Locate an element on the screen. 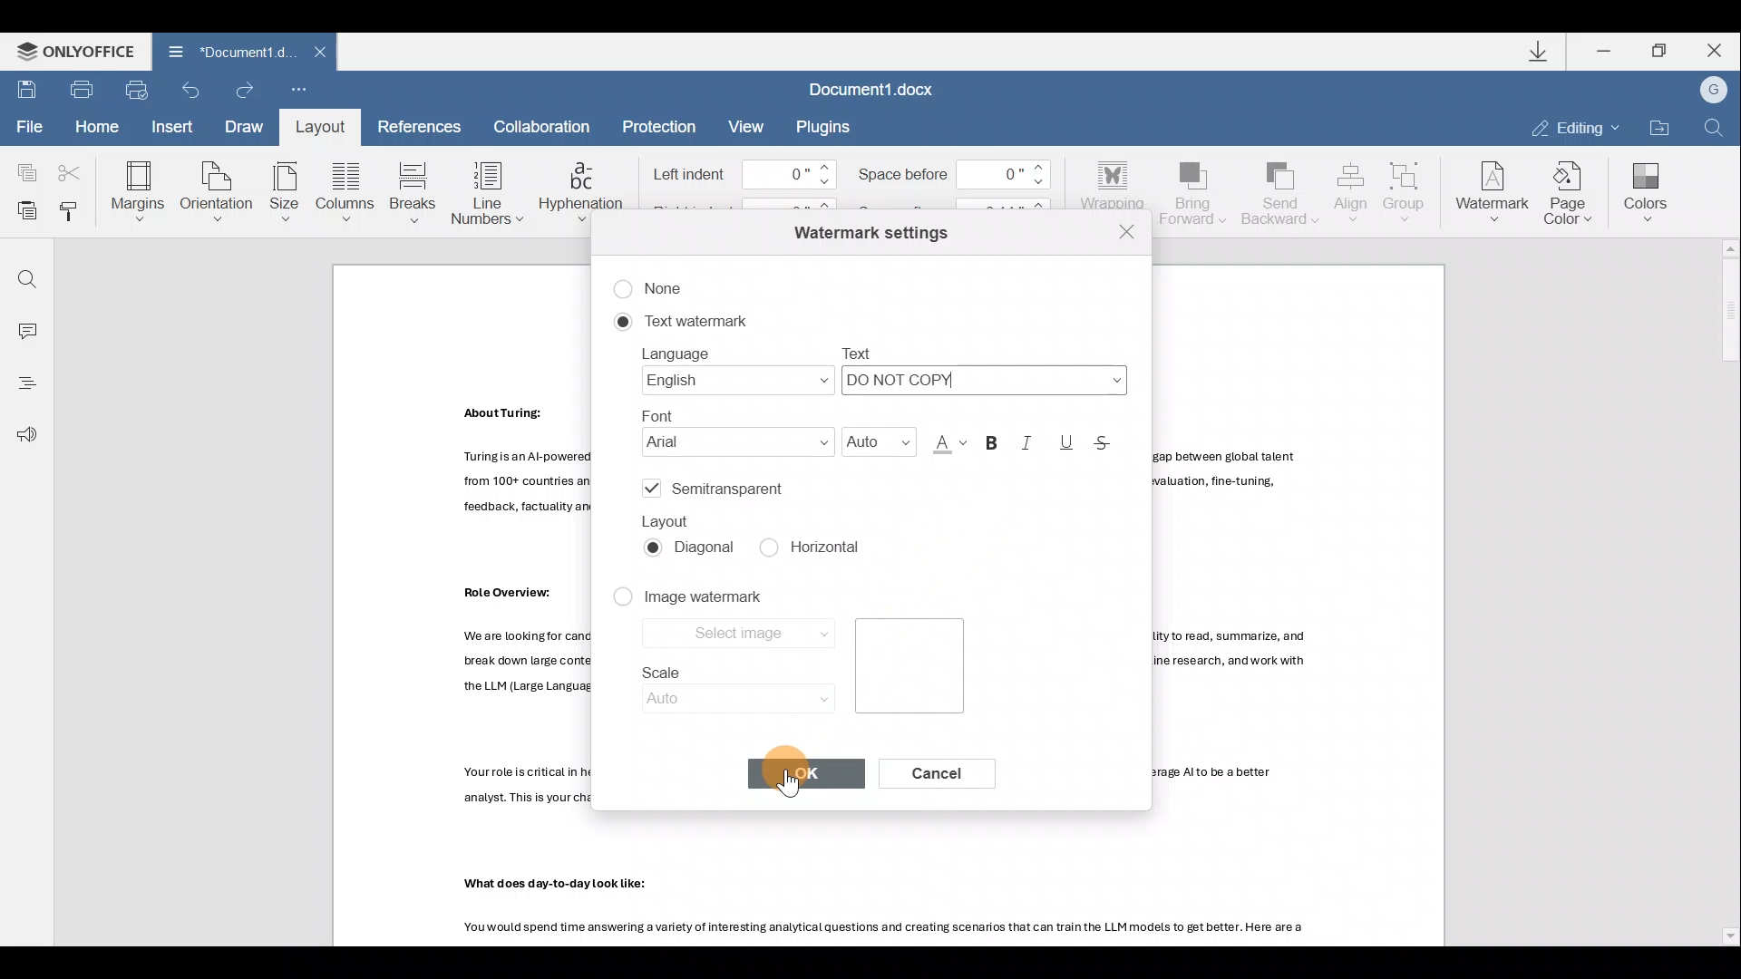 The image size is (1741, 979). Copy style is located at coordinates (74, 214).